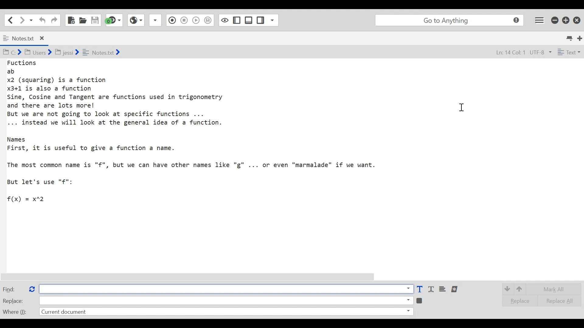  Describe the element at coordinates (540, 20) in the screenshot. I see `Application menu` at that location.